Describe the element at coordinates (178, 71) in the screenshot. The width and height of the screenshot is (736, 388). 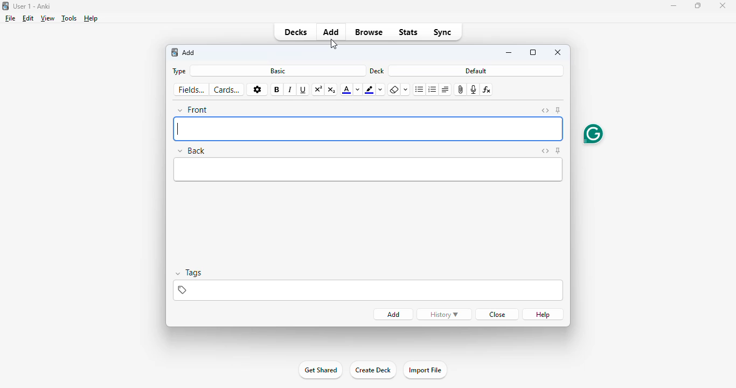
I see `type` at that location.